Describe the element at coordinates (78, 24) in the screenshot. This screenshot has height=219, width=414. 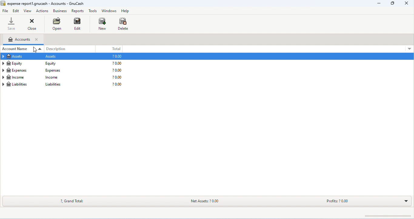
I see `edit` at that location.